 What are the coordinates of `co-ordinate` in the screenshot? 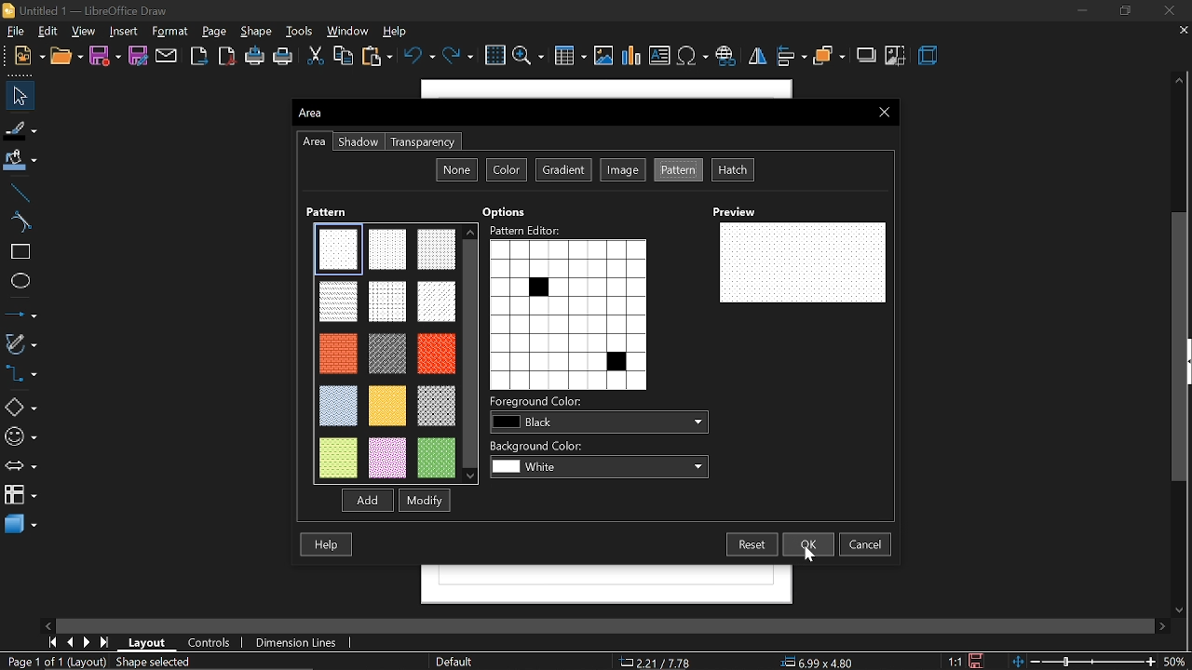 It's located at (657, 663).